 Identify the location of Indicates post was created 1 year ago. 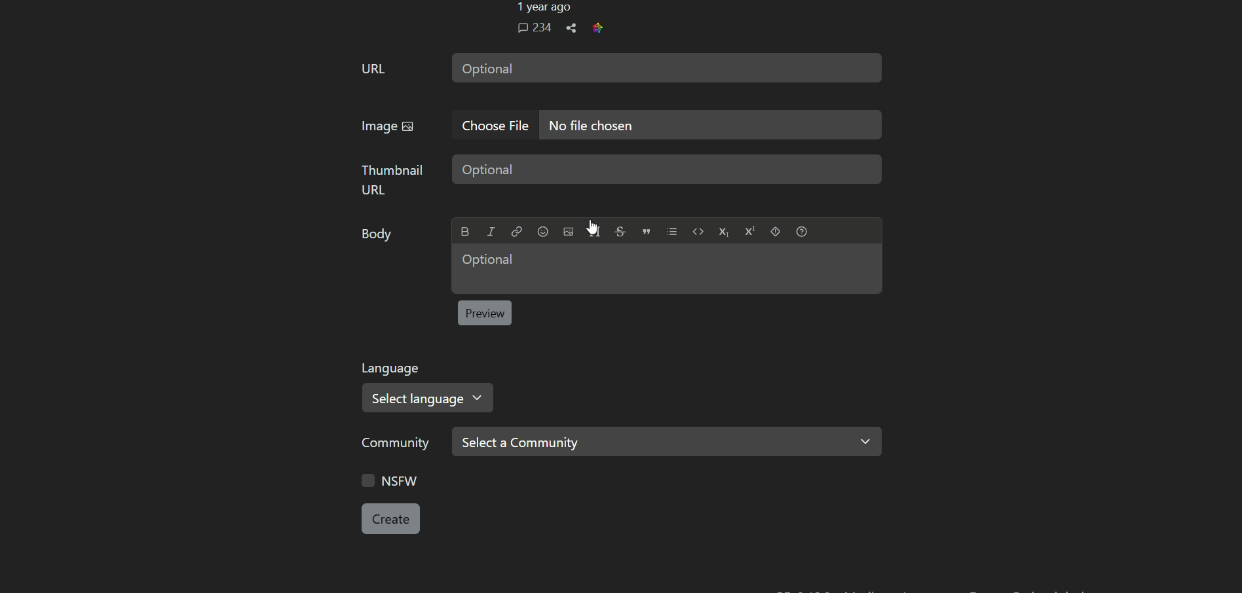
(542, 8).